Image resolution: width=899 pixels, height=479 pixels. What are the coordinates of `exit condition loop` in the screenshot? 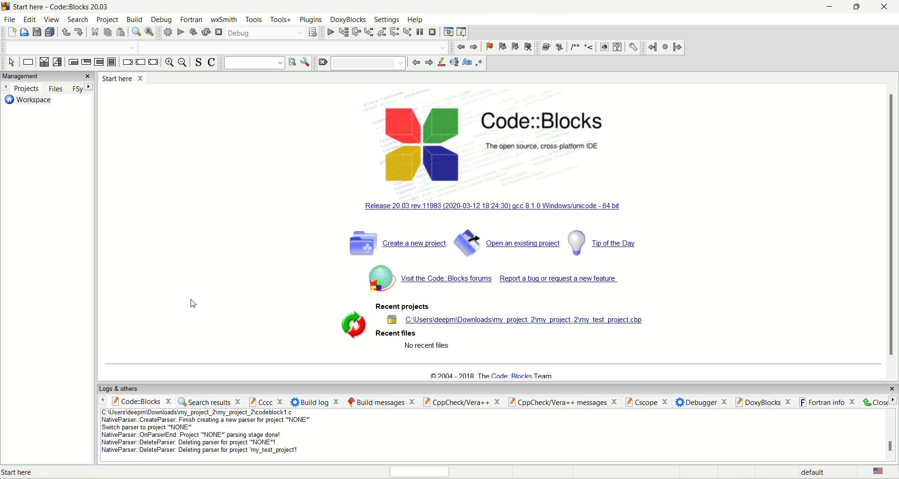 It's located at (86, 62).